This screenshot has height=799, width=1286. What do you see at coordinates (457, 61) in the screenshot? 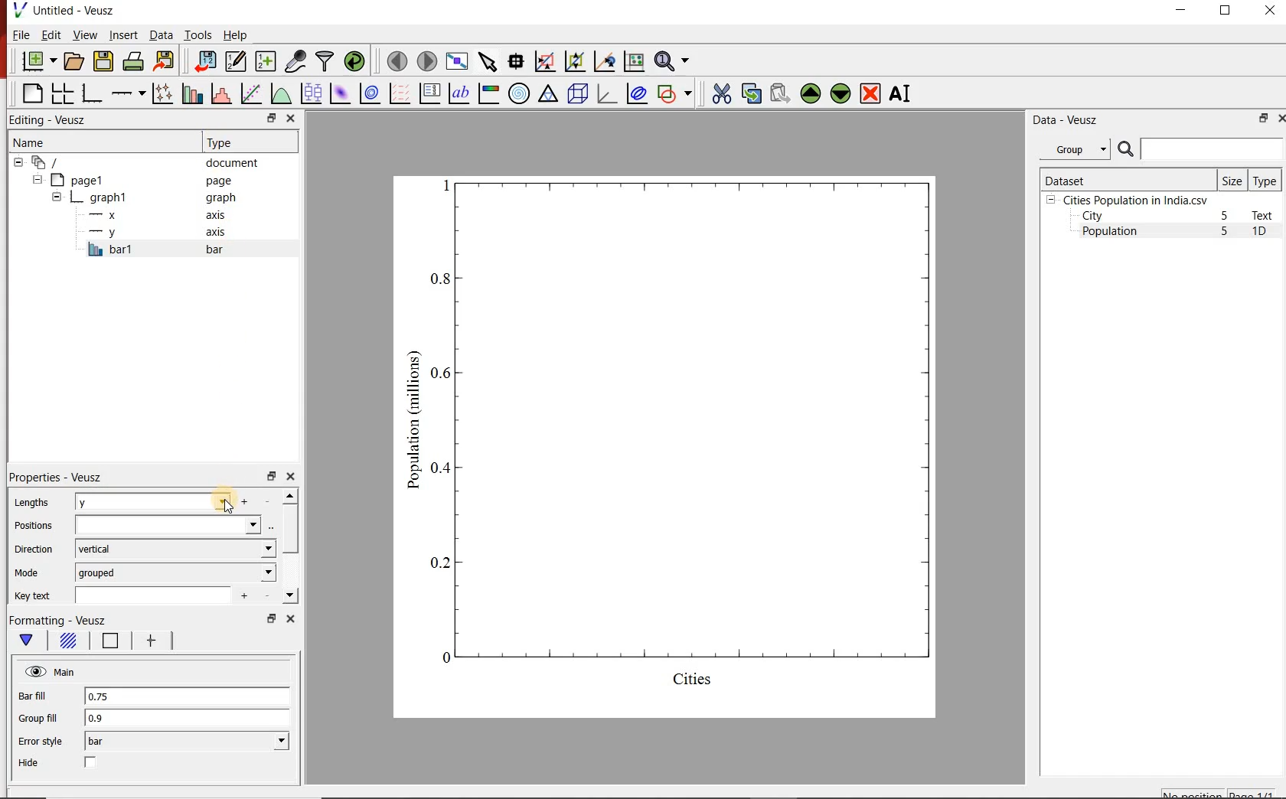
I see `view plot full screen` at bounding box center [457, 61].